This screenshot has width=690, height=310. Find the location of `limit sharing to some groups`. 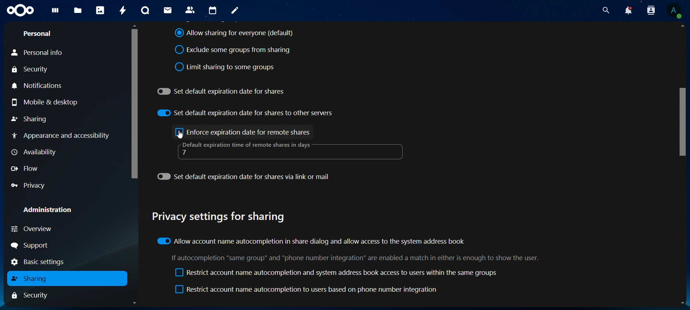

limit sharing to some groups is located at coordinates (225, 67).